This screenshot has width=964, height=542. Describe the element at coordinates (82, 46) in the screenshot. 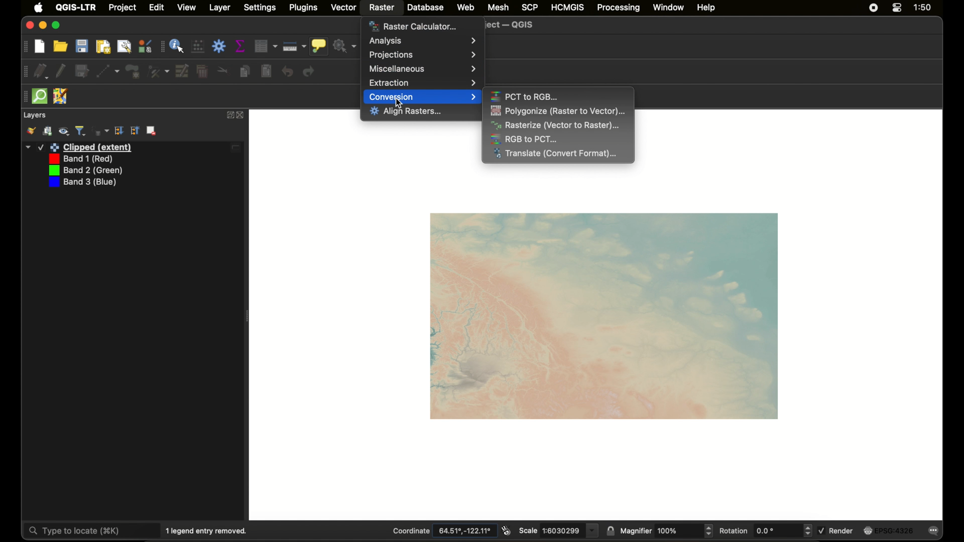

I see `save` at that location.